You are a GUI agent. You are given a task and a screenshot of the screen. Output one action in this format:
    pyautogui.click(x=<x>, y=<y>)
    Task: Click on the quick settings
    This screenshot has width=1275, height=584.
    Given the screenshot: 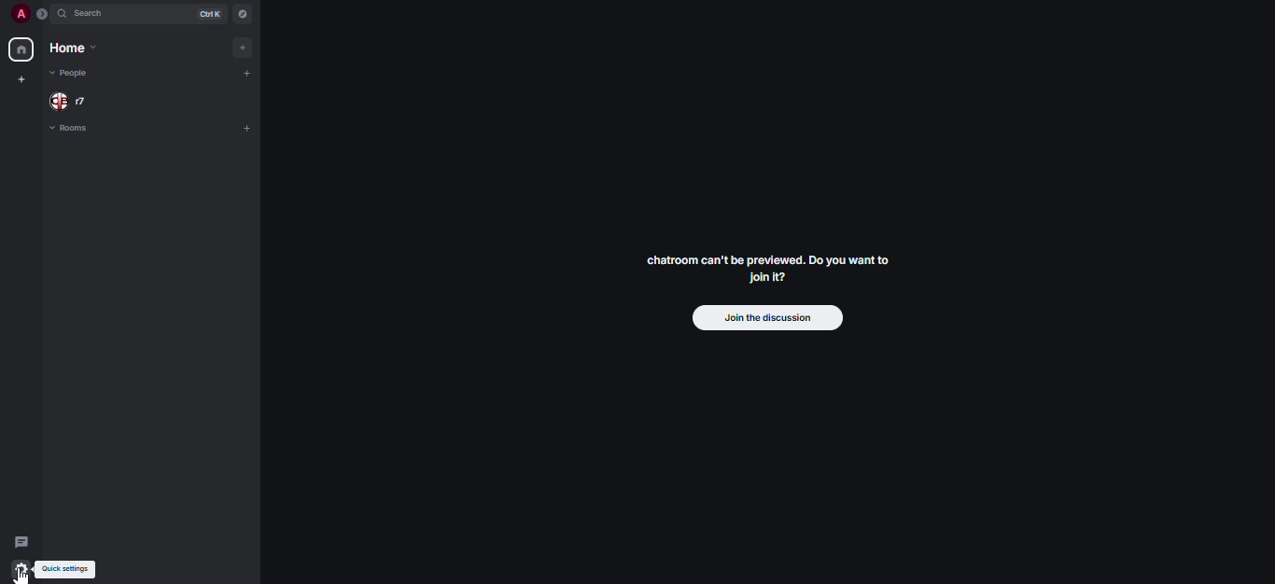 What is the action you would take?
    pyautogui.click(x=63, y=569)
    